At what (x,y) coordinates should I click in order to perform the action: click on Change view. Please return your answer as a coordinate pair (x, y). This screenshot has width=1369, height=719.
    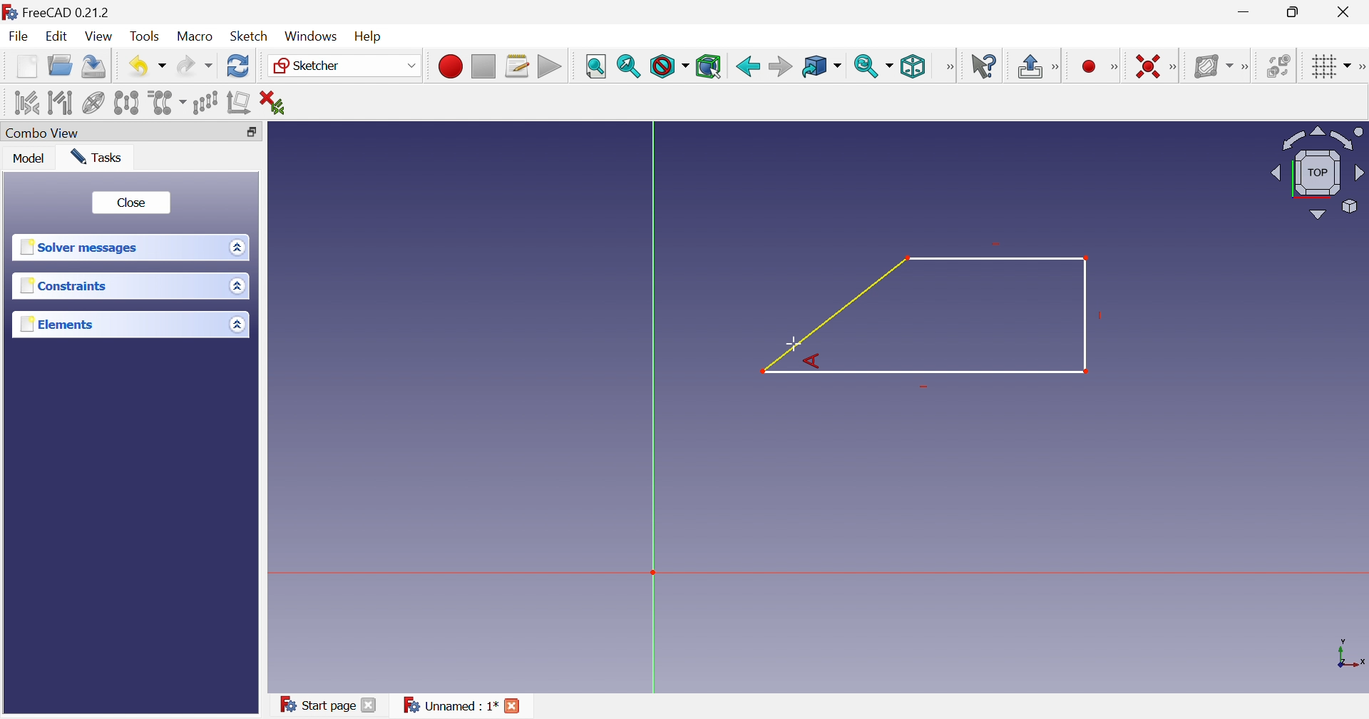
    Looking at the image, I should click on (251, 132).